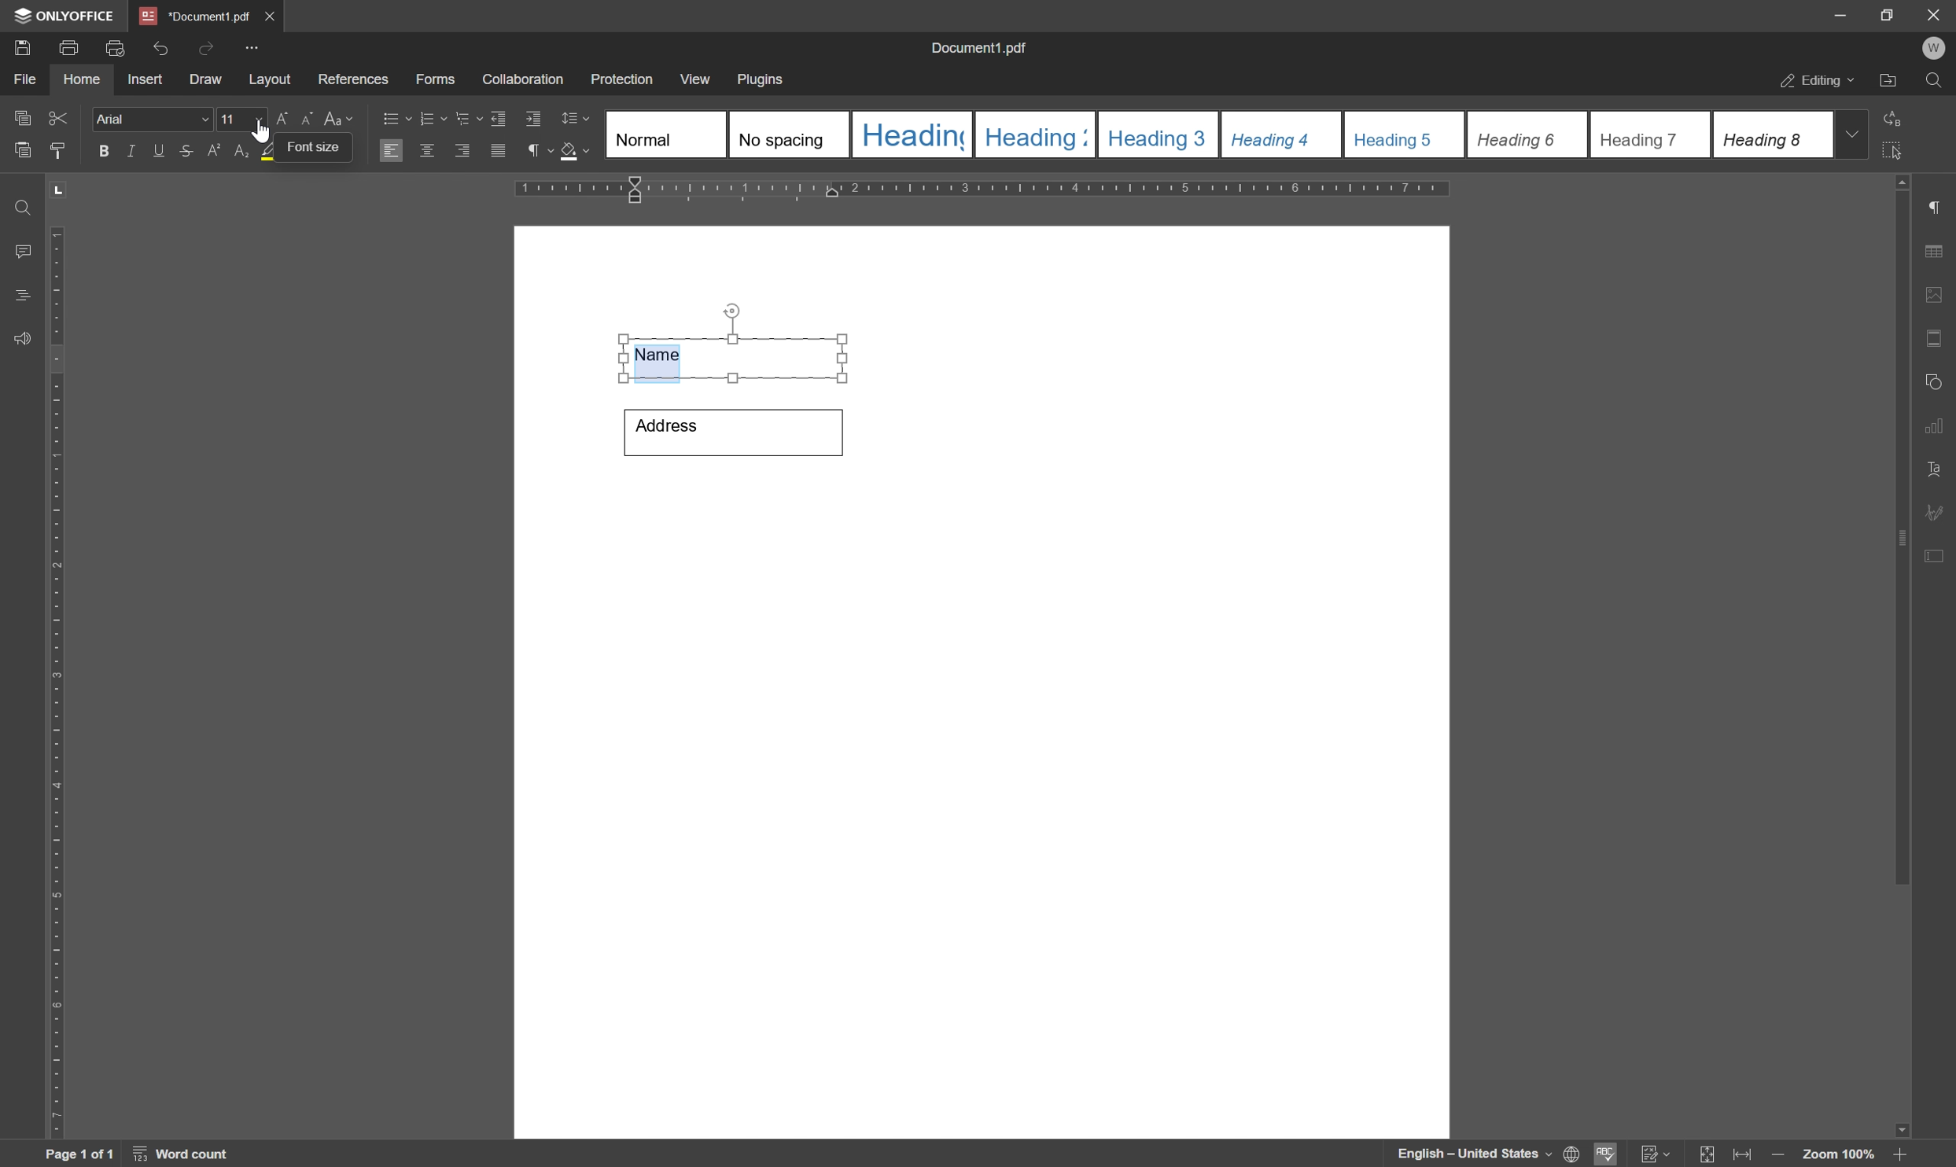  What do you see at coordinates (19, 252) in the screenshot?
I see `comments` at bounding box center [19, 252].